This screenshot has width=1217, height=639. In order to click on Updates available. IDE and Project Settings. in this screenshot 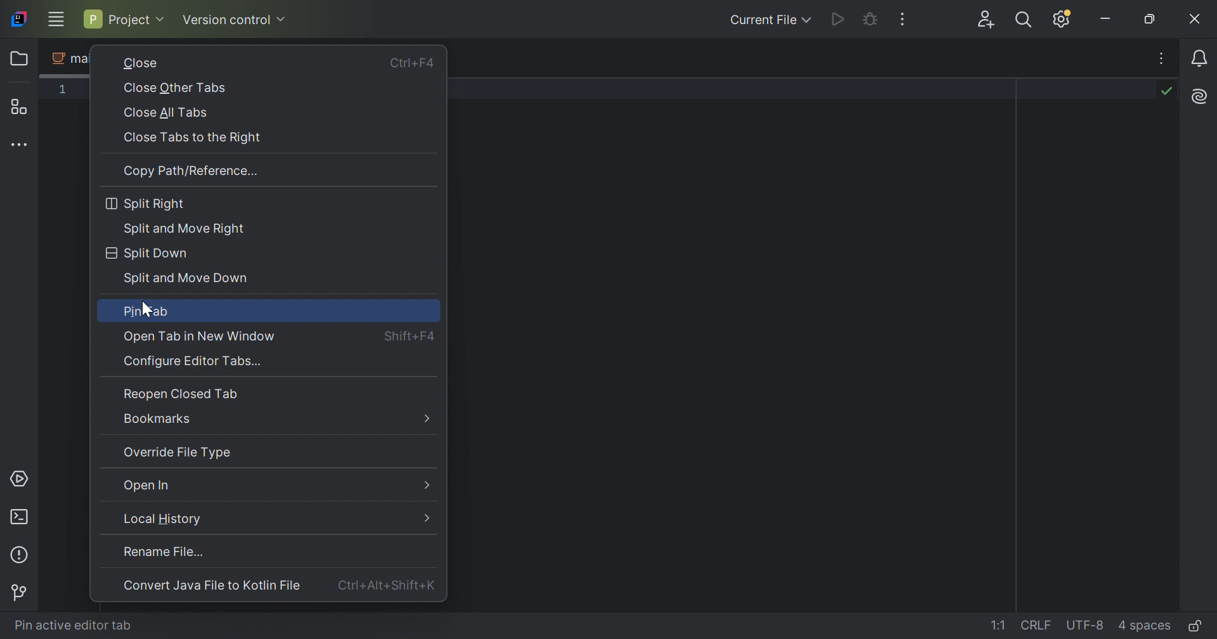, I will do `click(1063, 19)`.